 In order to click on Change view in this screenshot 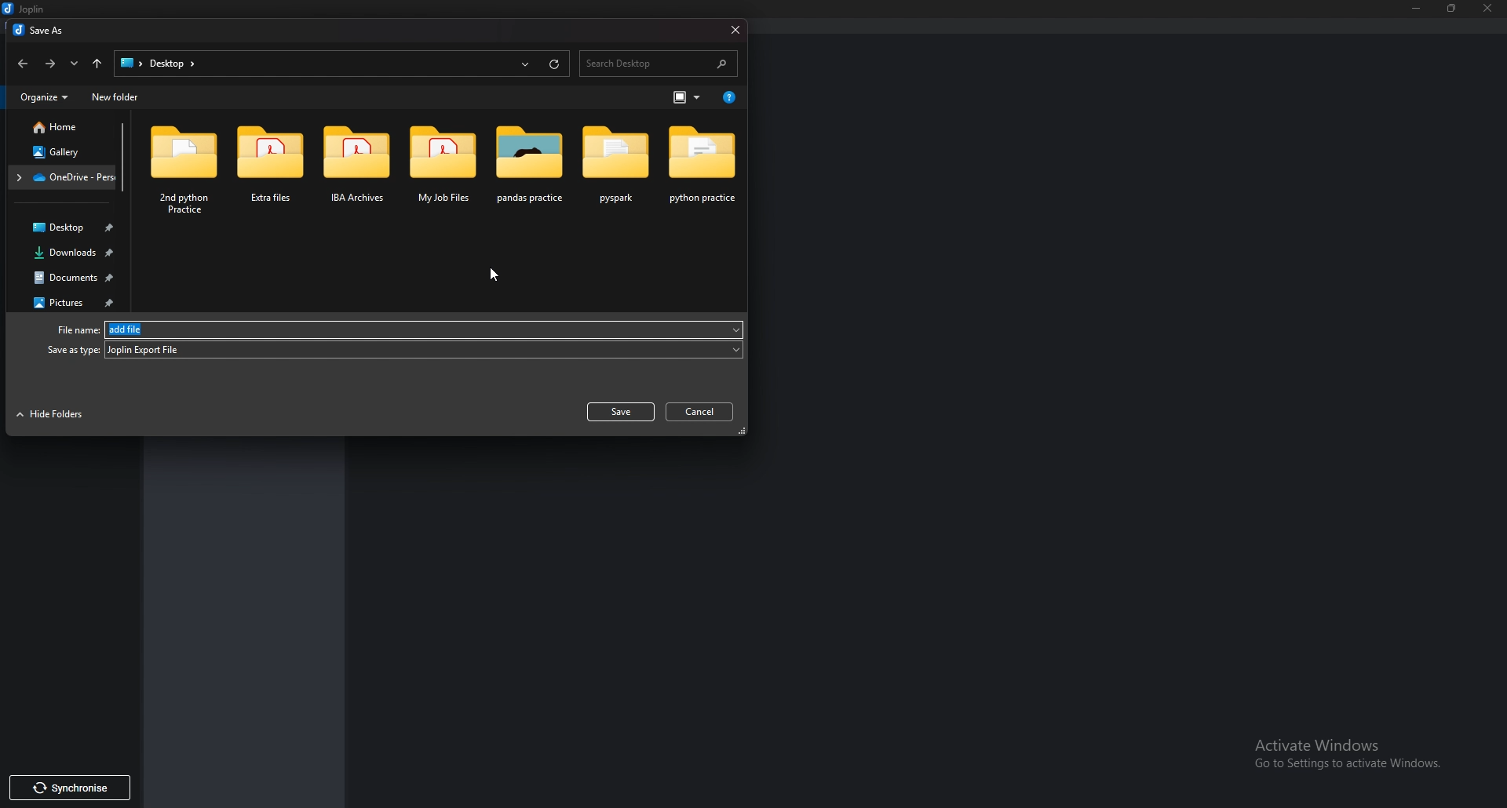, I will do `click(688, 97)`.